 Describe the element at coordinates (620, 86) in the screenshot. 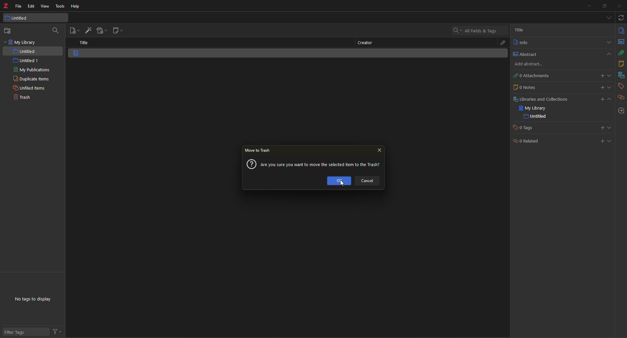

I see `tags` at that location.